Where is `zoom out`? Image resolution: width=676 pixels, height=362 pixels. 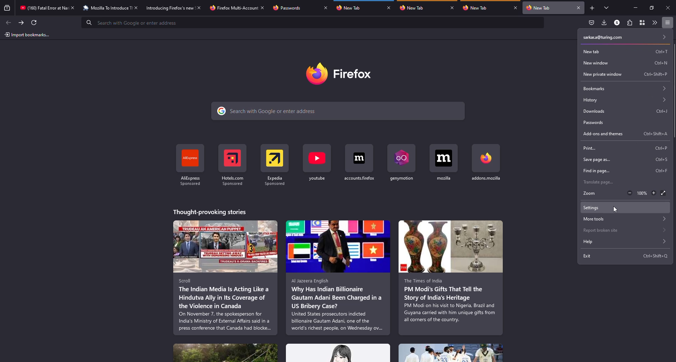
zoom out is located at coordinates (628, 193).